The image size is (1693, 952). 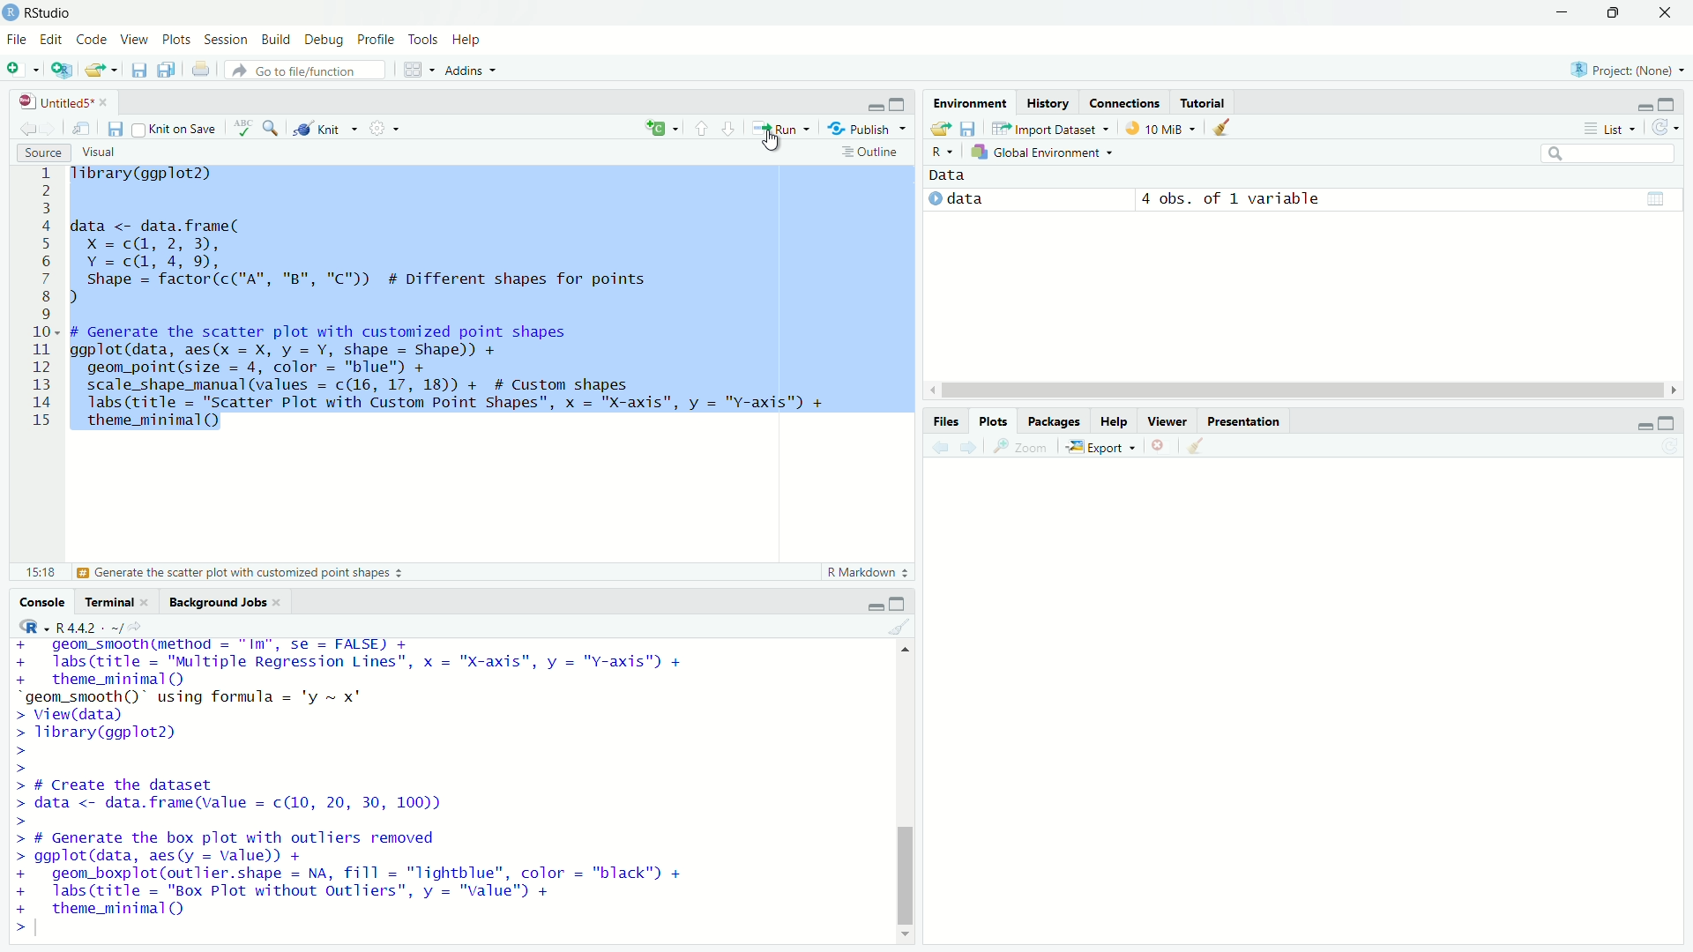 I want to click on close, so click(x=104, y=102).